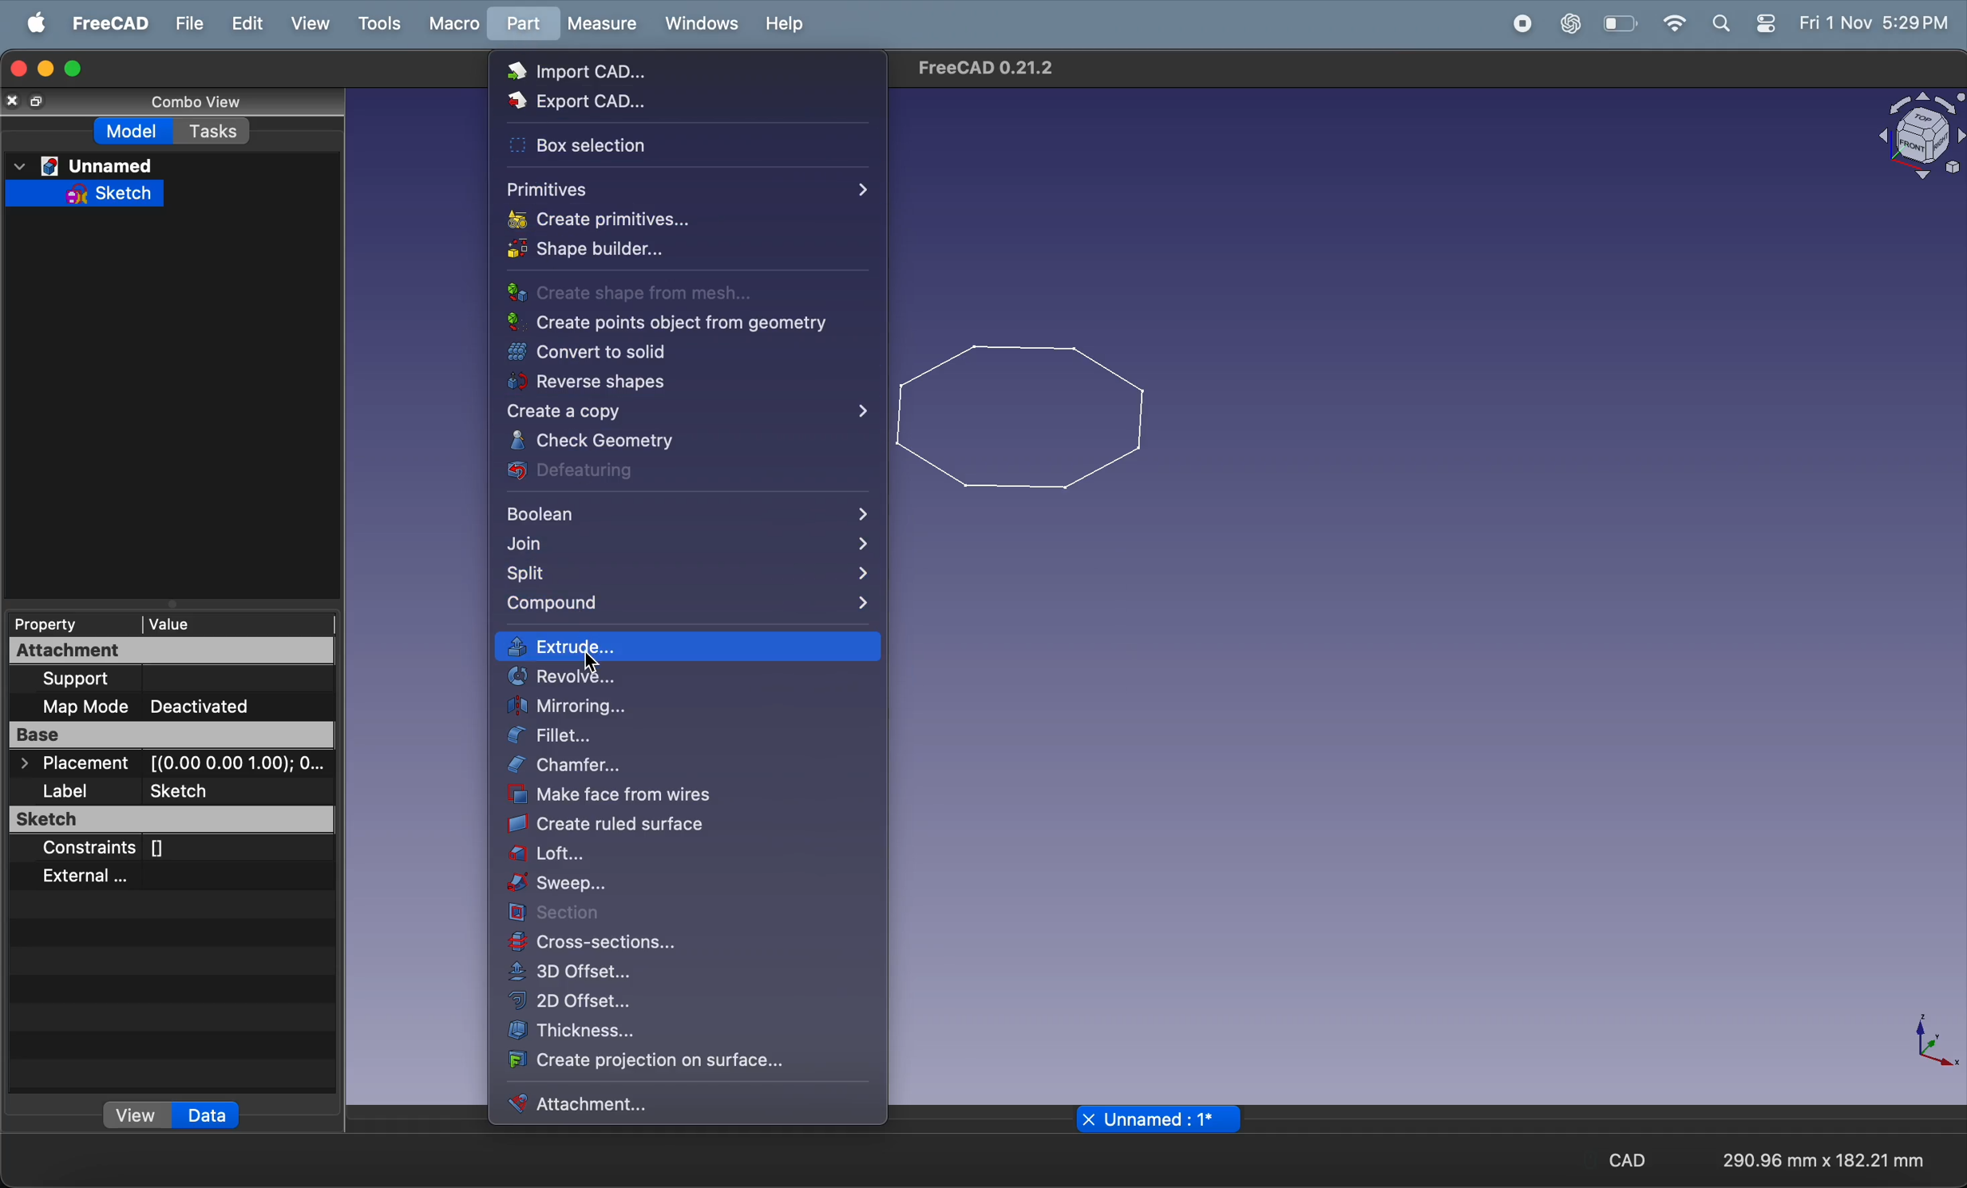 This screenshot has height=1188, width=1967. Describe the element at coordinates (1916, 136) in the screenshot. I see `vlock view` at that location.